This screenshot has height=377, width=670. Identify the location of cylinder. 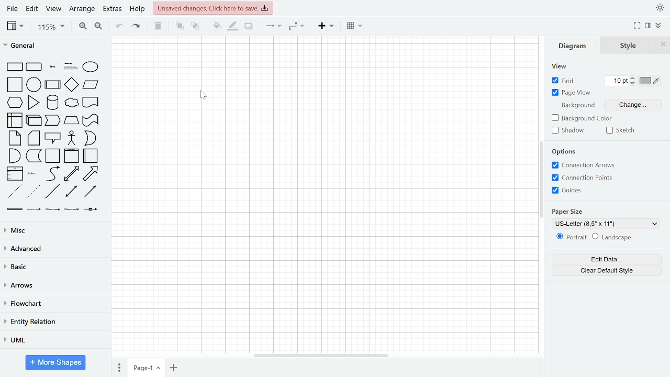
(53, 103).